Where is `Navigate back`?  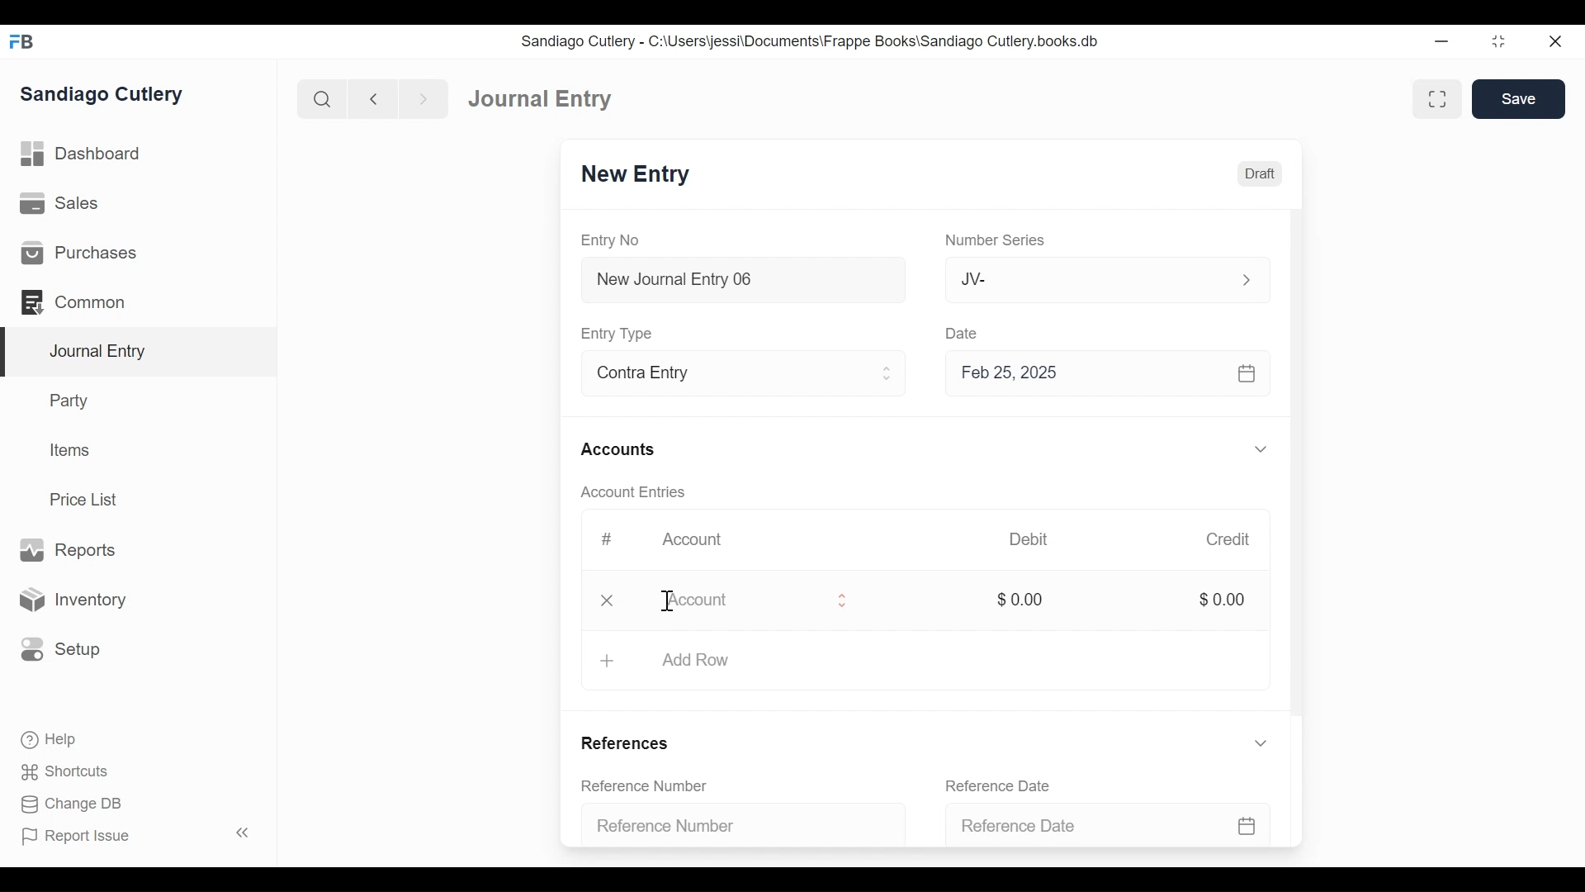 Navigate back is located at coordinates (373, 101).